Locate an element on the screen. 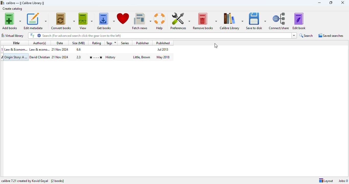  book 1 is located at coordinates (86, 49).